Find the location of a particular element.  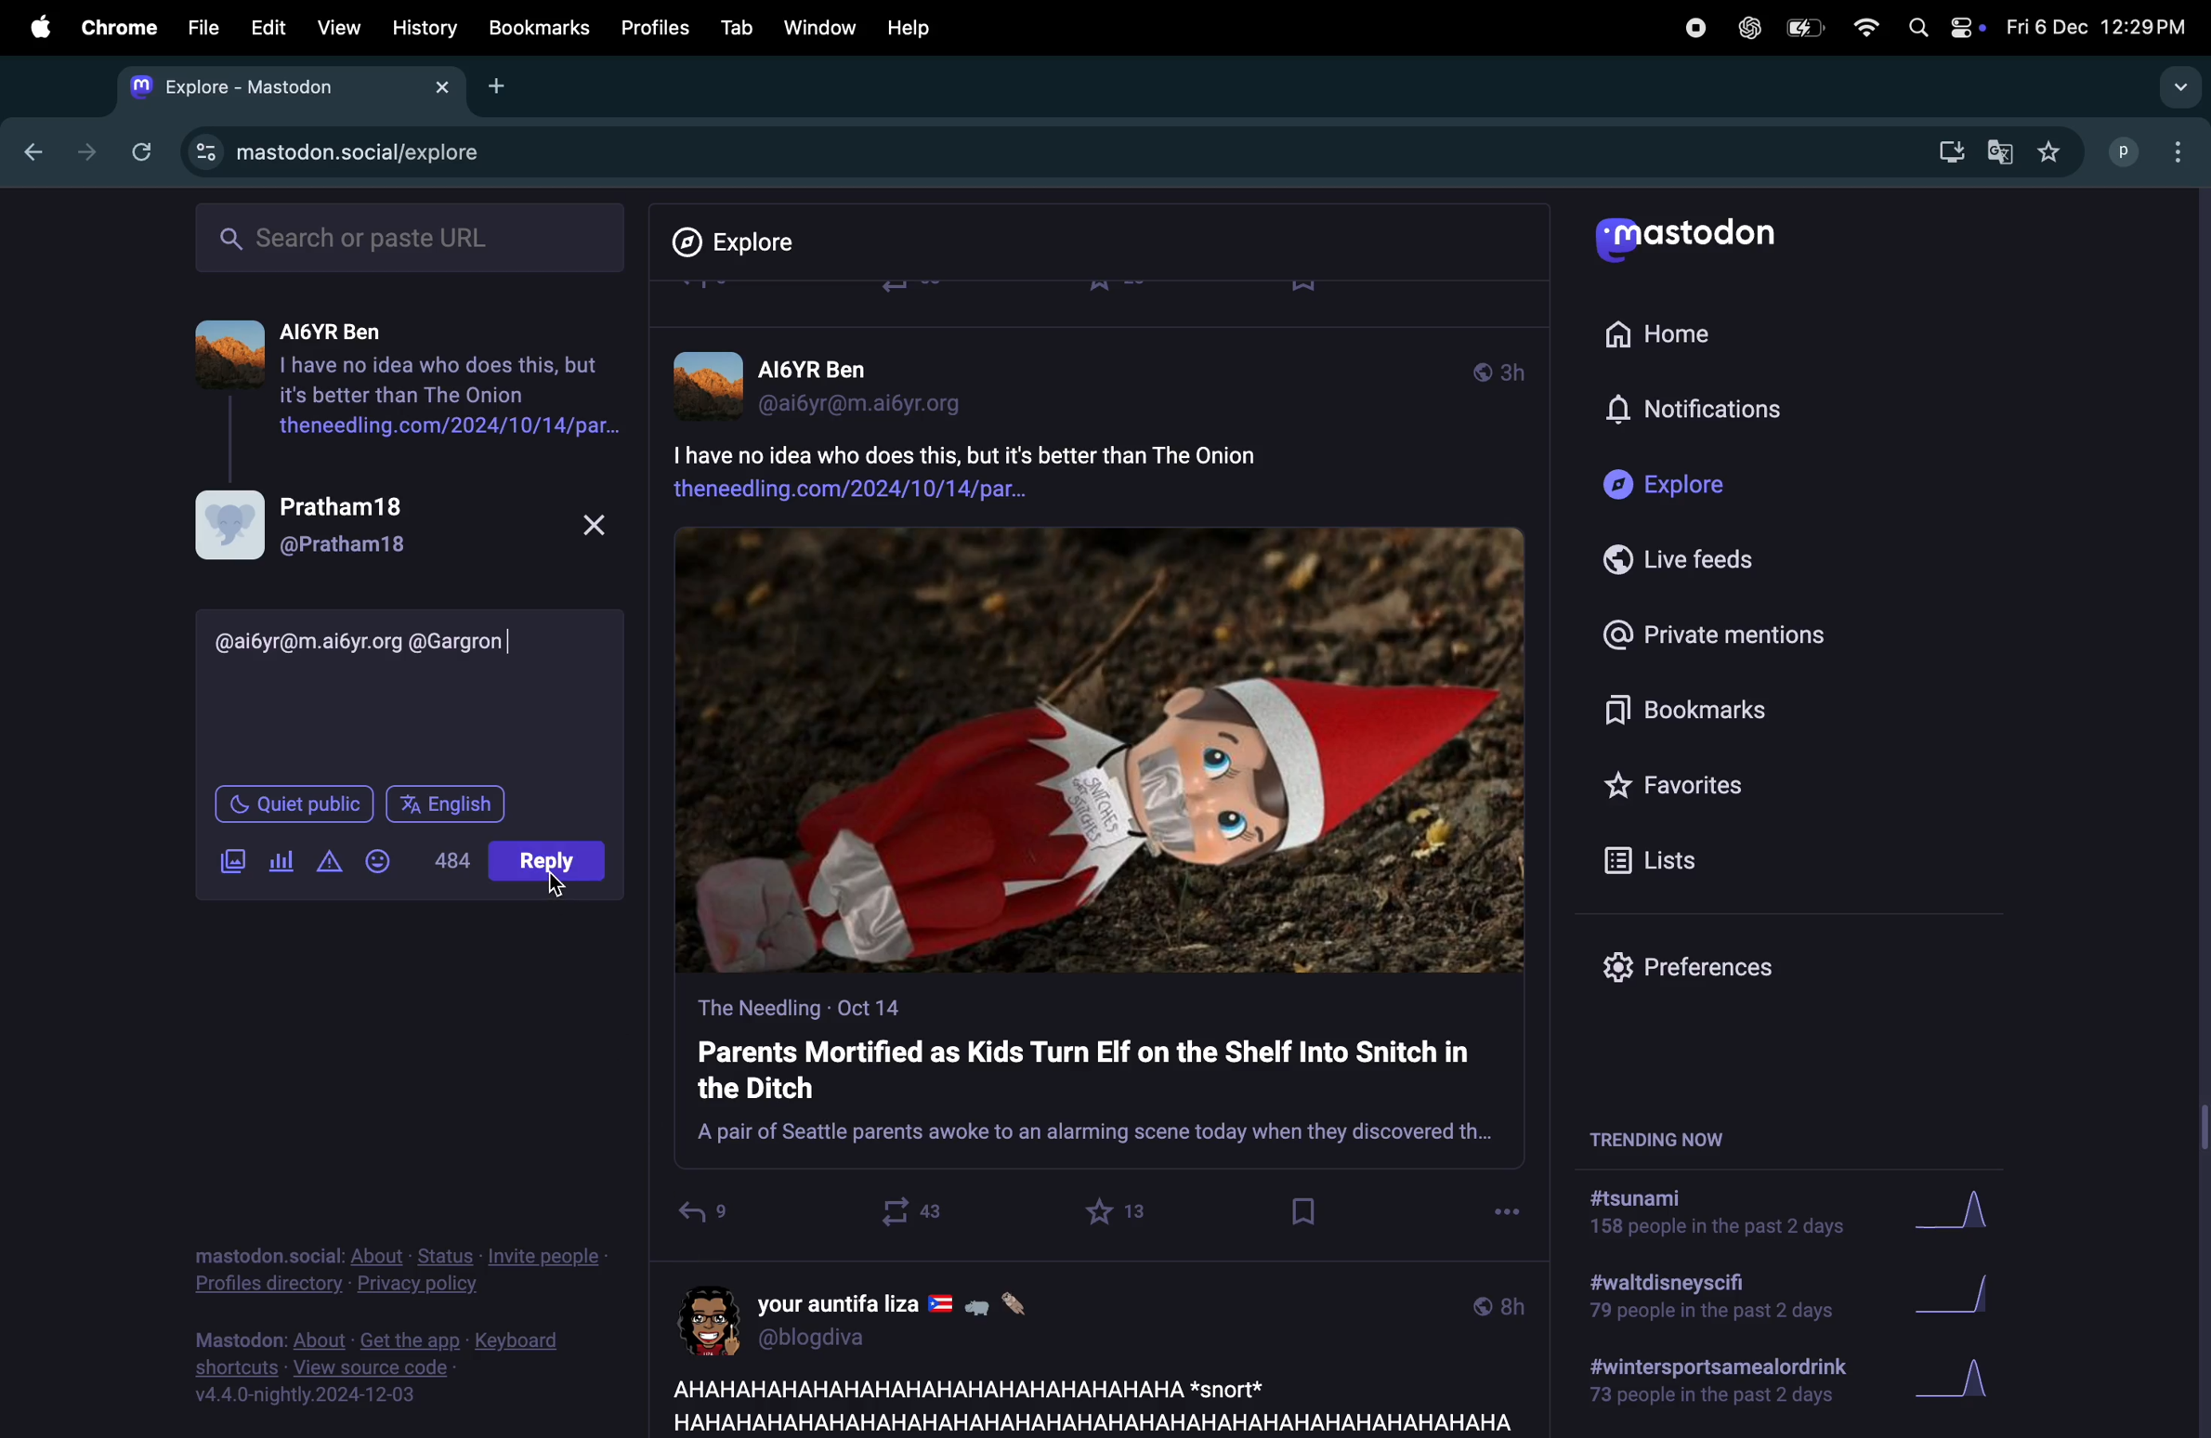

English is located at coordinates (445, 800).